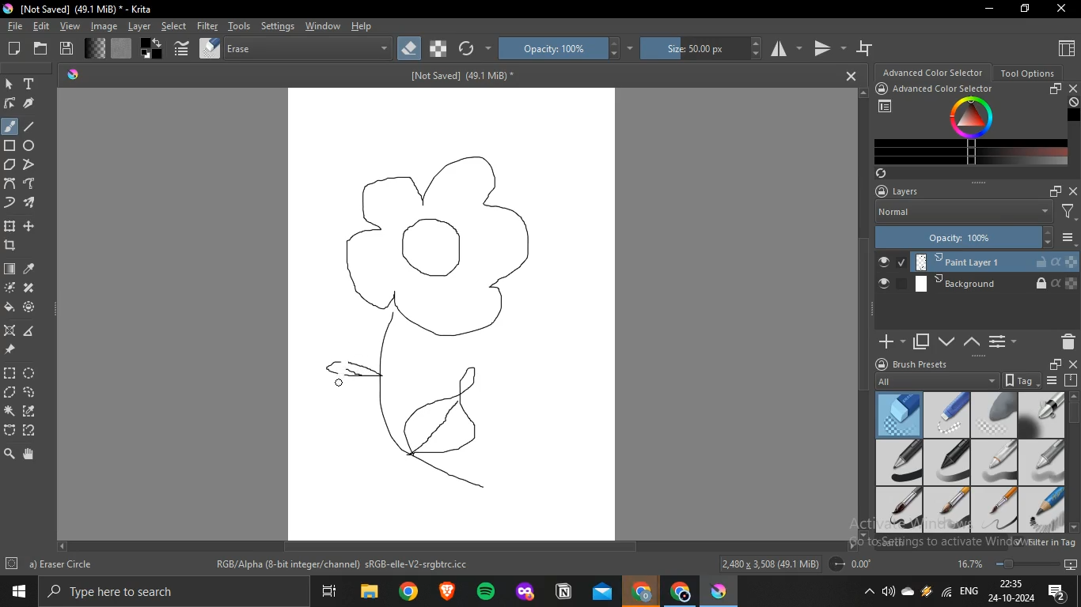 The width and height of the screenshot is (1081, 607). I want to click on airbrush soft, so click(1043, 414).